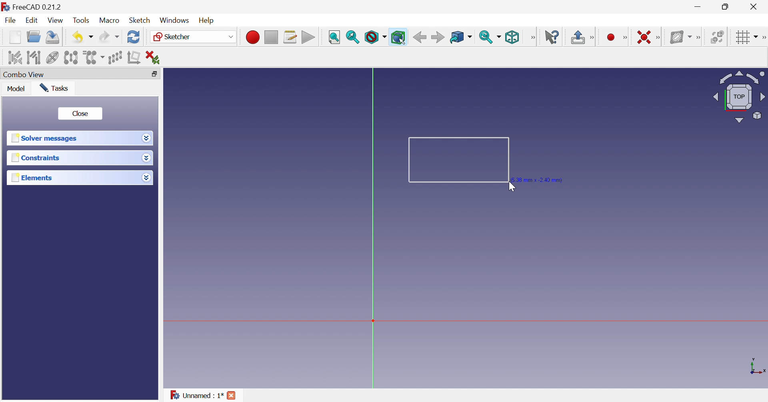 This screenshot has width=768, height=402. What do you see at coordinates (308, 38) in the screenshot?
I see `Execute macro` at bounding box center [308, 38].